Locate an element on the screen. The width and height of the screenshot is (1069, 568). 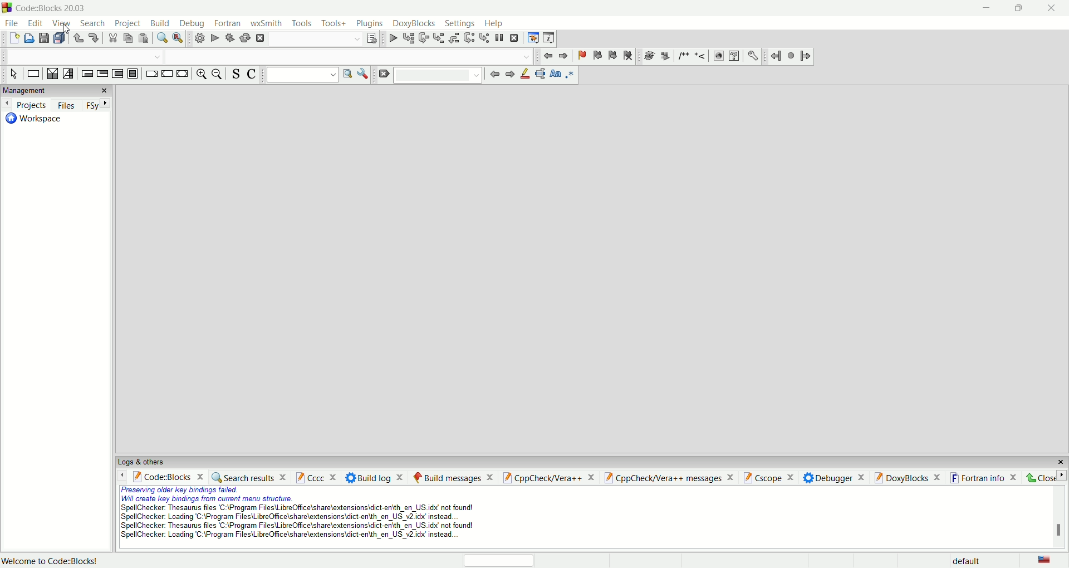
build is located at coordinates (159, 23).